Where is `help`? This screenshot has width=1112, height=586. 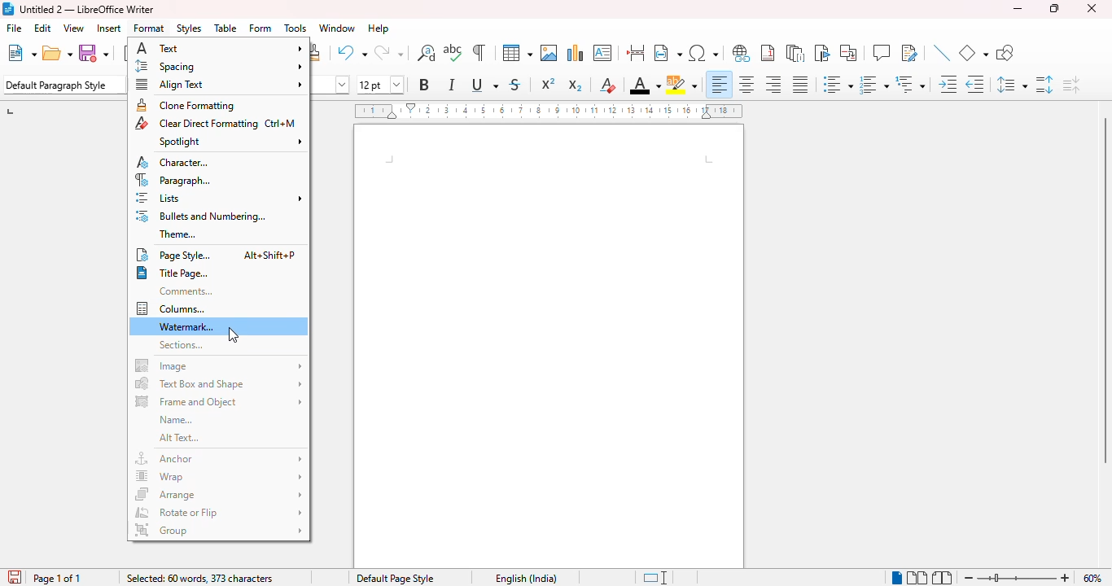 help is located at coordinates (379, 28).